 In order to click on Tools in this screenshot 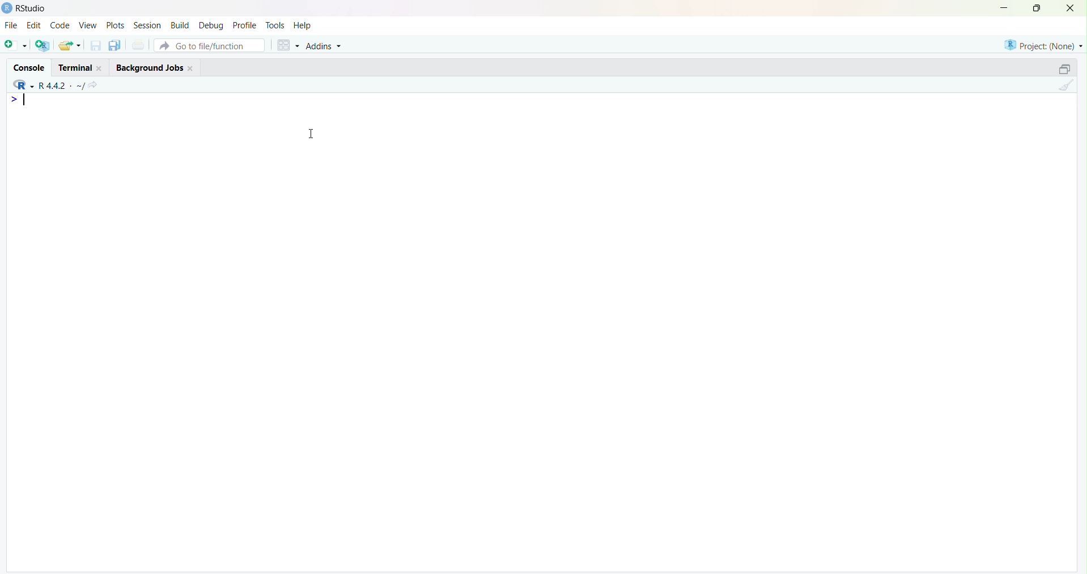, I will do `click(275, 24)`.